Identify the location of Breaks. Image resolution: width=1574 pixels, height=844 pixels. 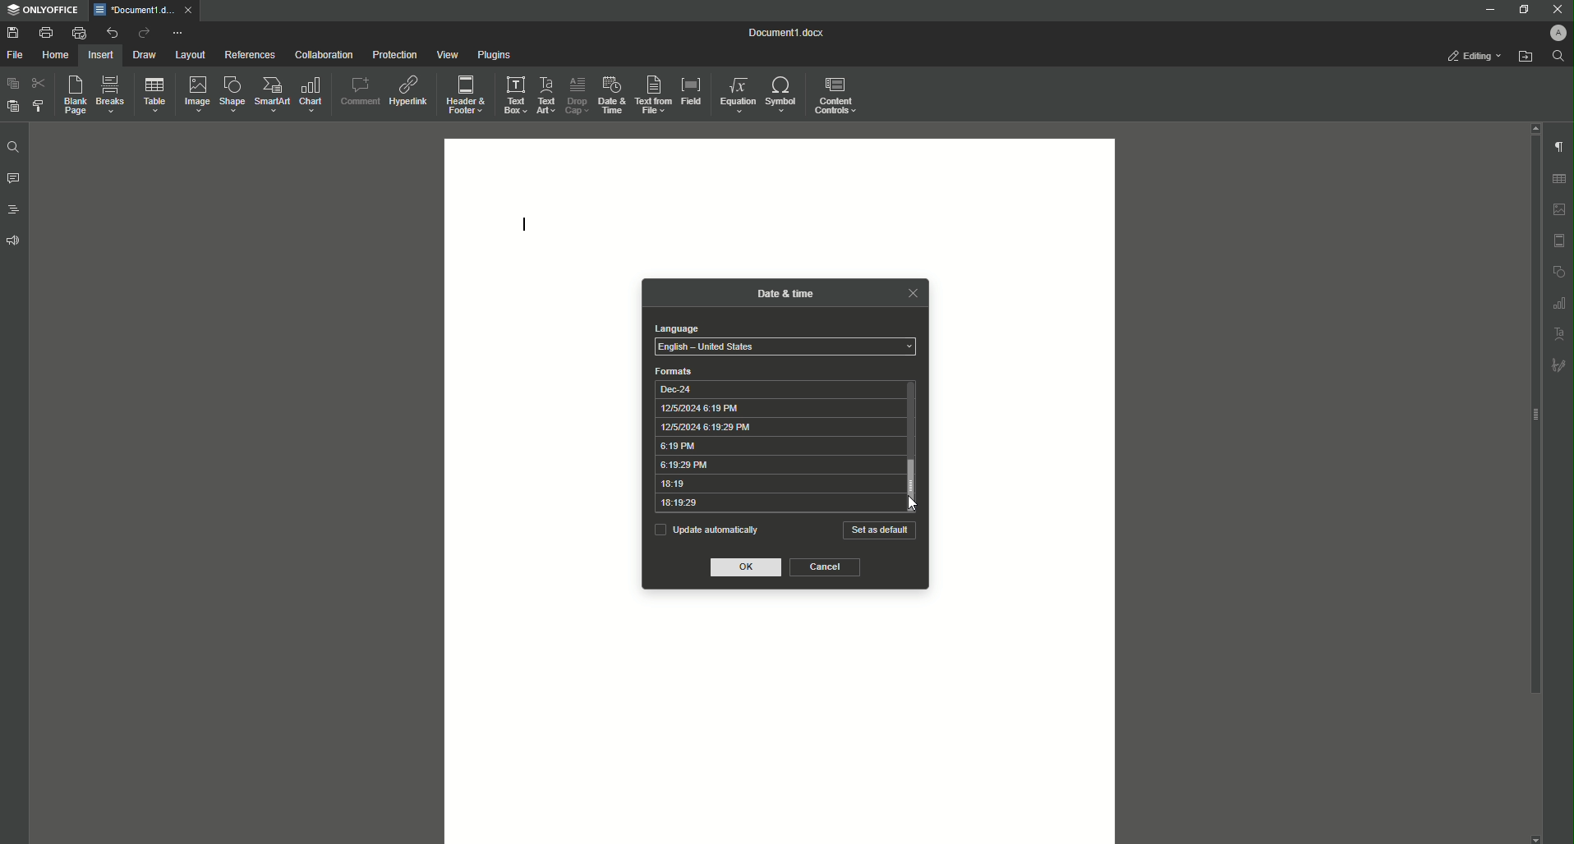
(110, 95).